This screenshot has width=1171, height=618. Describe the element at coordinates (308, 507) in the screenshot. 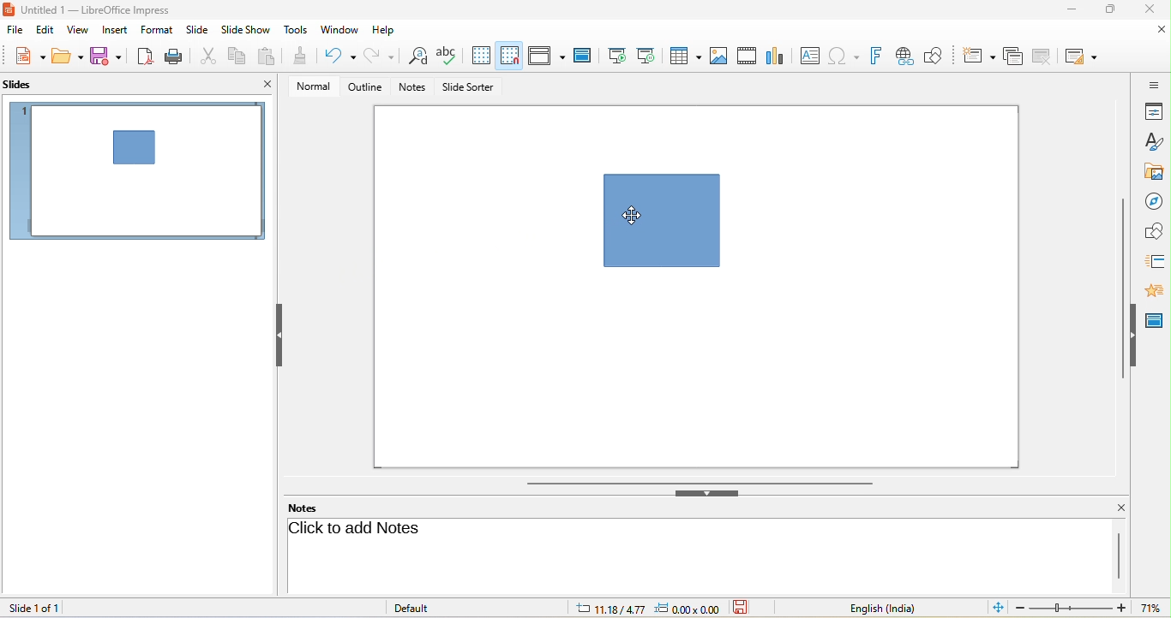

I see `notes` at that location.